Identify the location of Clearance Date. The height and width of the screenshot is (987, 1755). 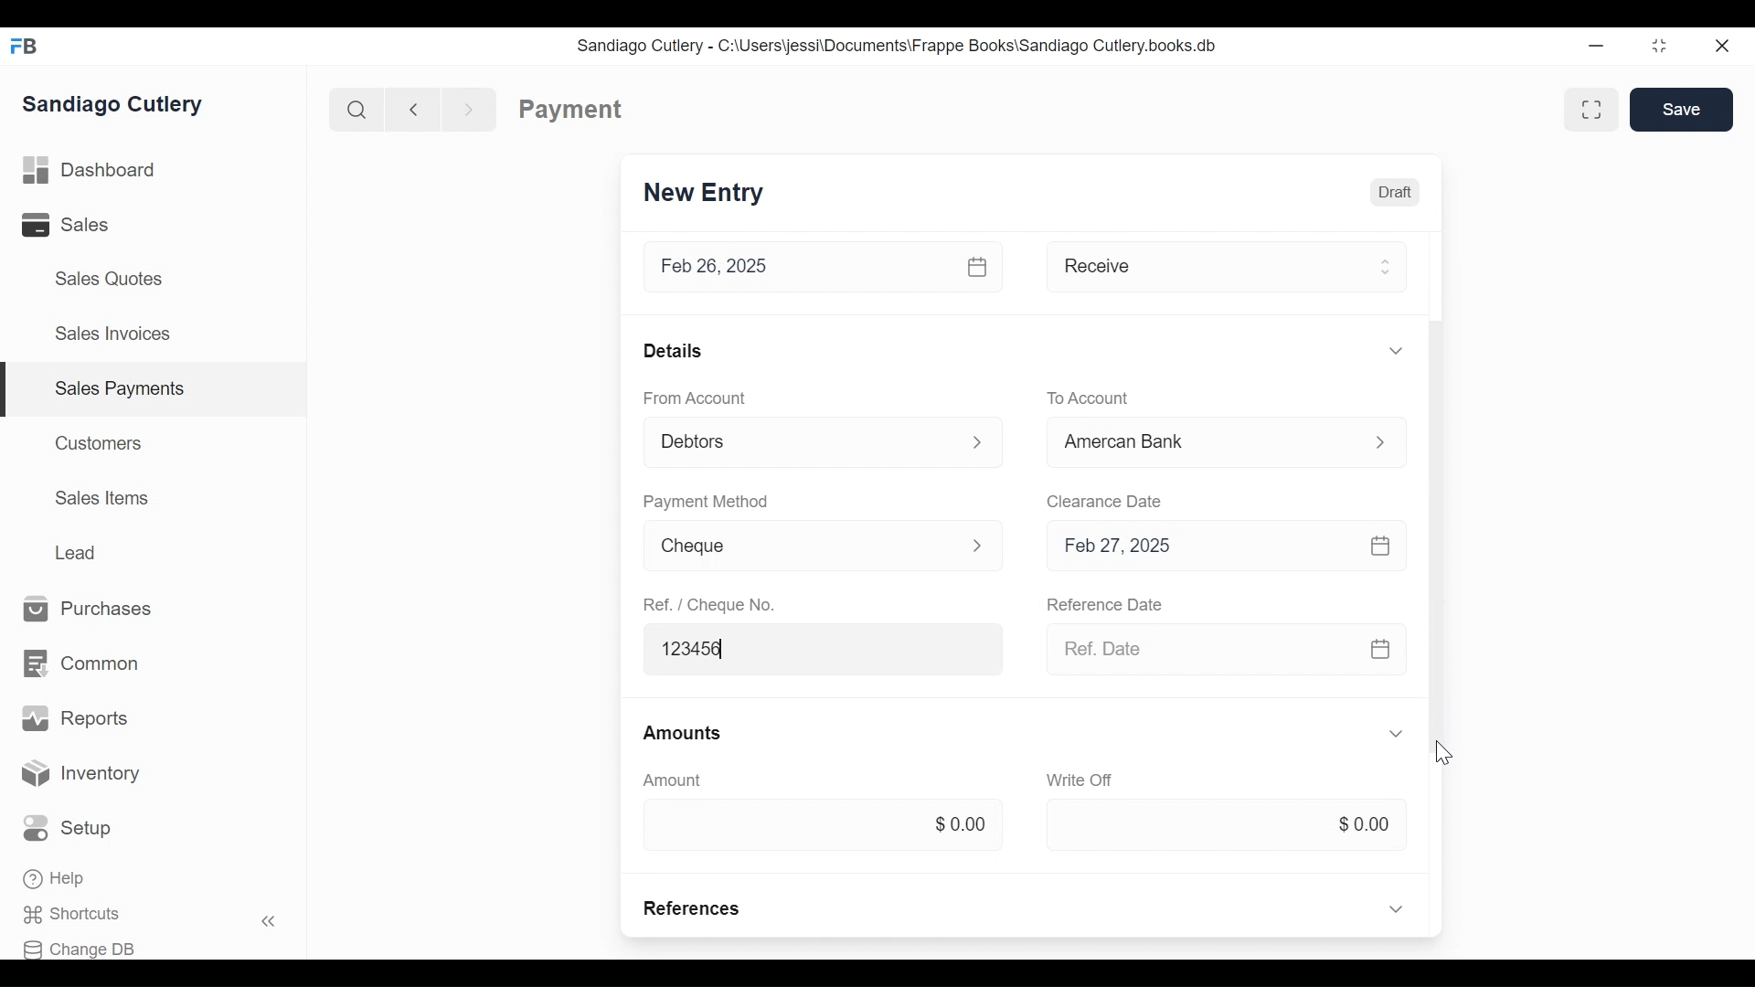
(1105, 500).